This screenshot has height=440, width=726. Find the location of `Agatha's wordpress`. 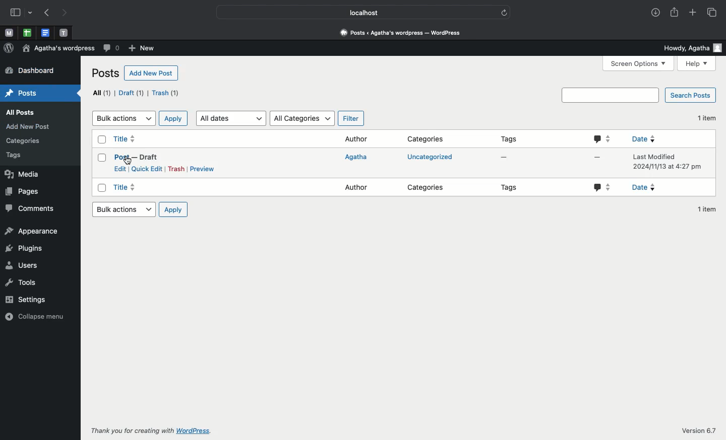

Agatha's wordpress is located at coordinates (56, 49).